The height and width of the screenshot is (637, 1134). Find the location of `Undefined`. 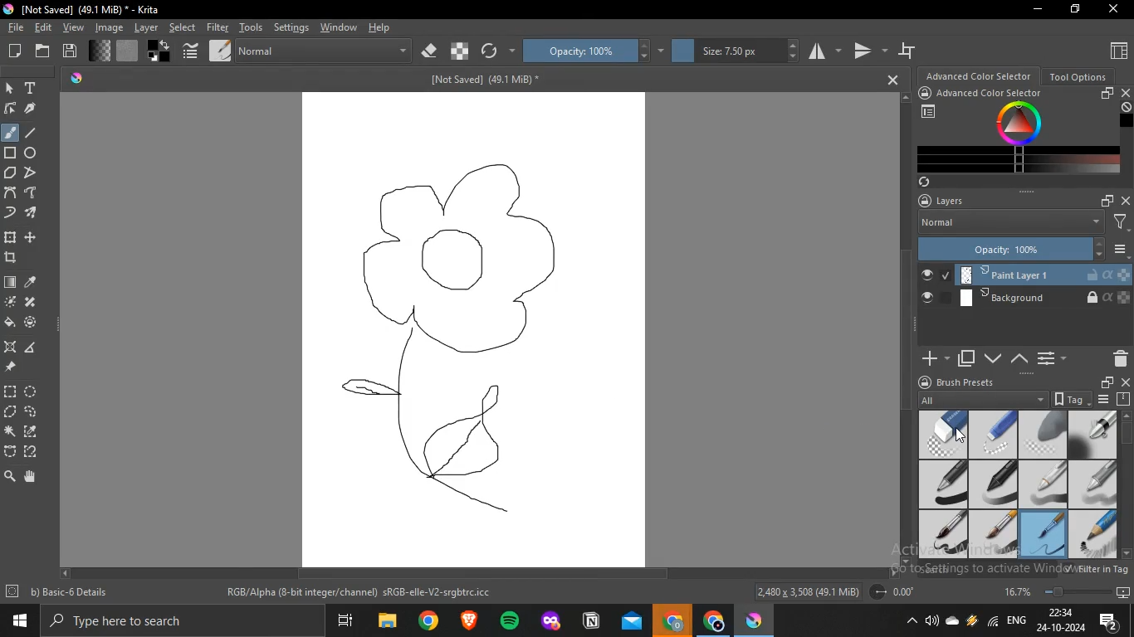

Undefined is located at coordinates (1127, 108).